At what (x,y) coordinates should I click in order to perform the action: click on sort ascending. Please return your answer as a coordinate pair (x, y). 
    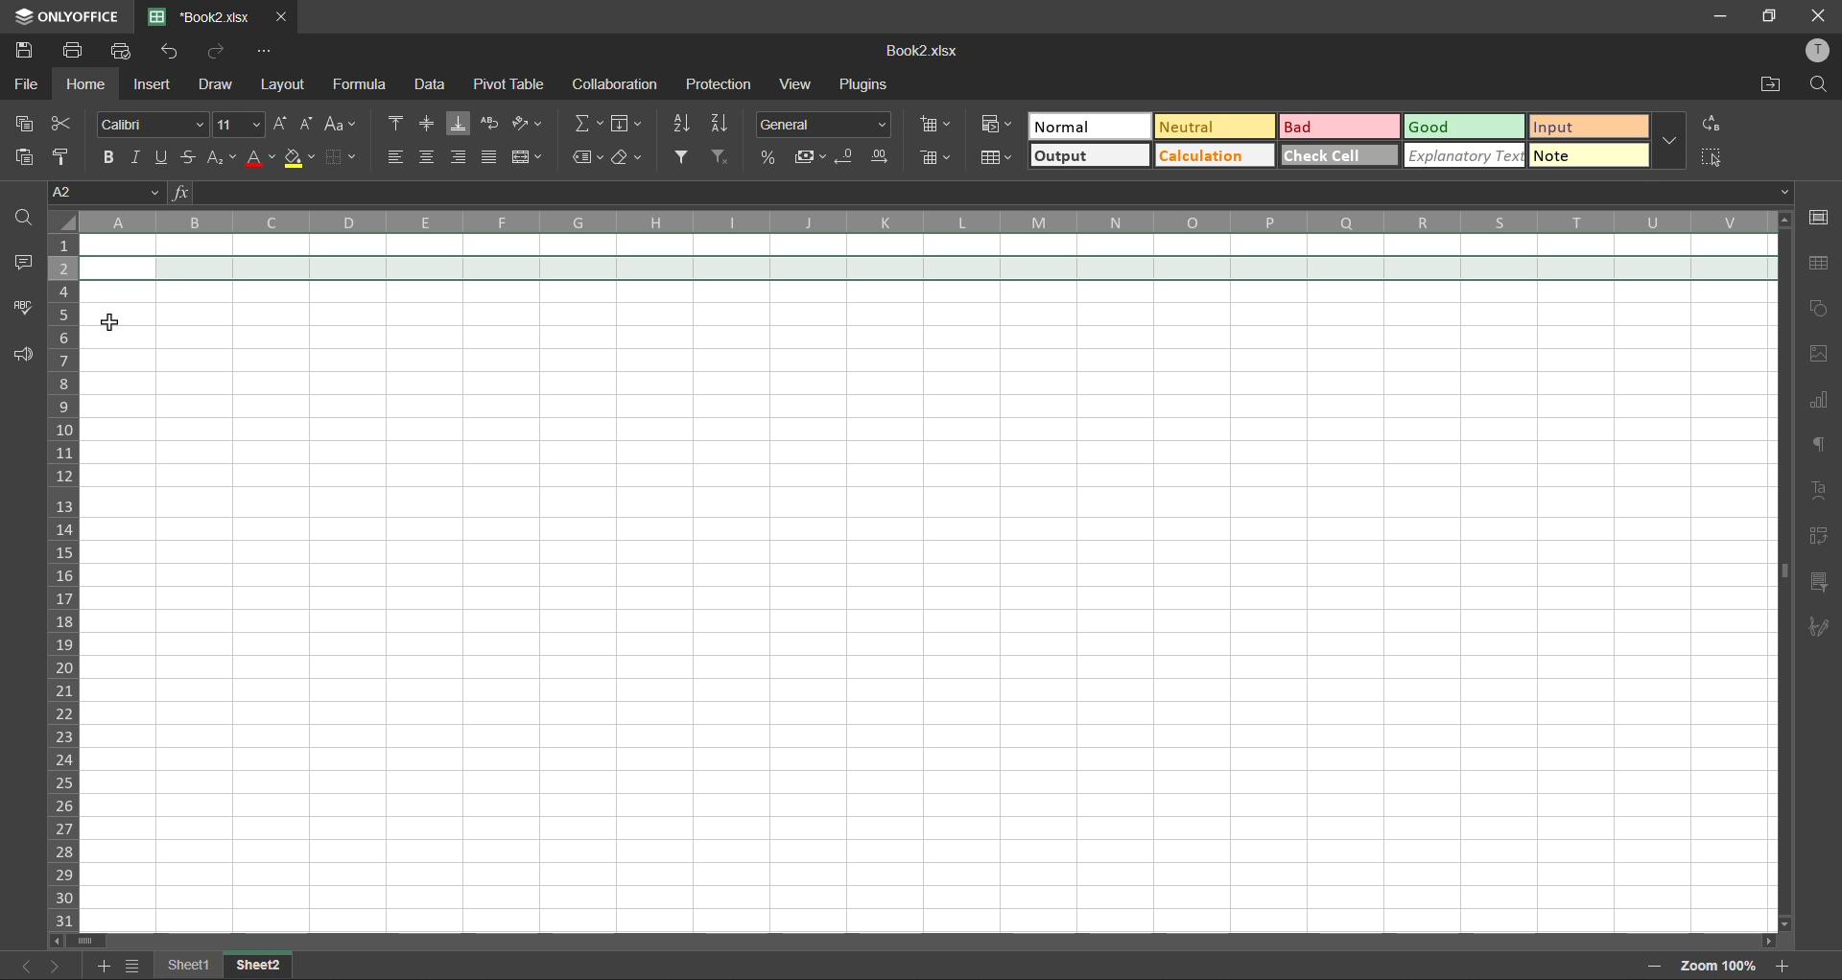
    Looking at the image, I should click on (685, 124).